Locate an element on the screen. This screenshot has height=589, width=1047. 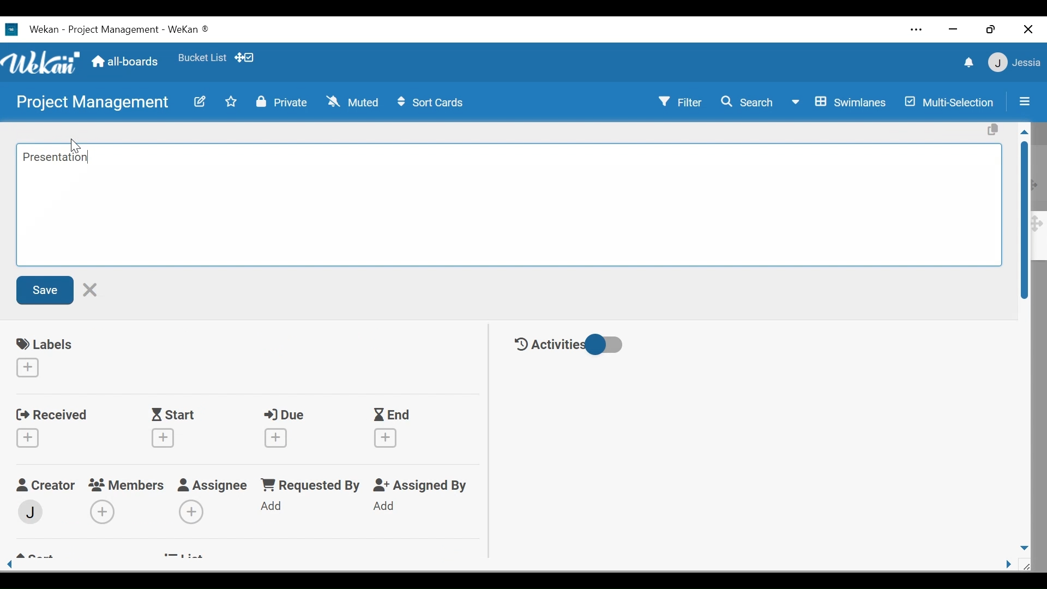
Start Date is located at coordinates (174, 414).